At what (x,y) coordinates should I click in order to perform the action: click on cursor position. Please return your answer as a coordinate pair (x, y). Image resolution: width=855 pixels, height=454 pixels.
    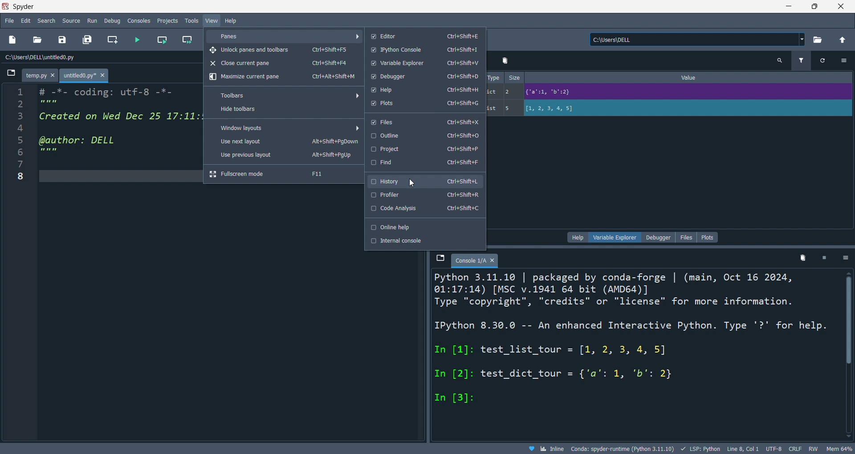
    Looking at the image, I should click on (742, 449).